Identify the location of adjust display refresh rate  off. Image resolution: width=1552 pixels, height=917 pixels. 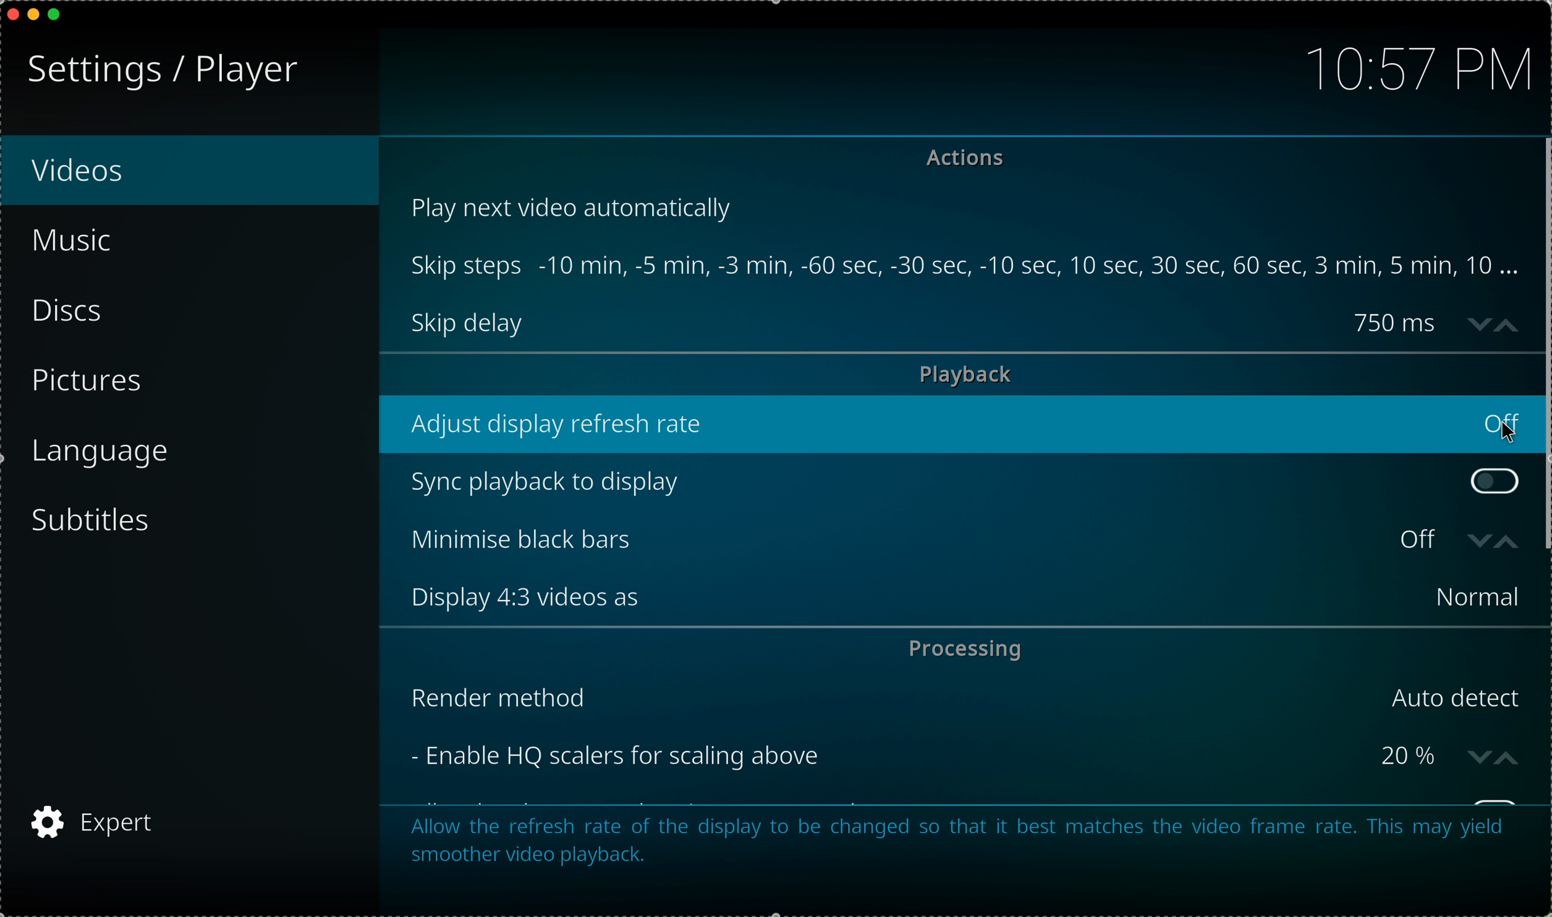
(963, 424).